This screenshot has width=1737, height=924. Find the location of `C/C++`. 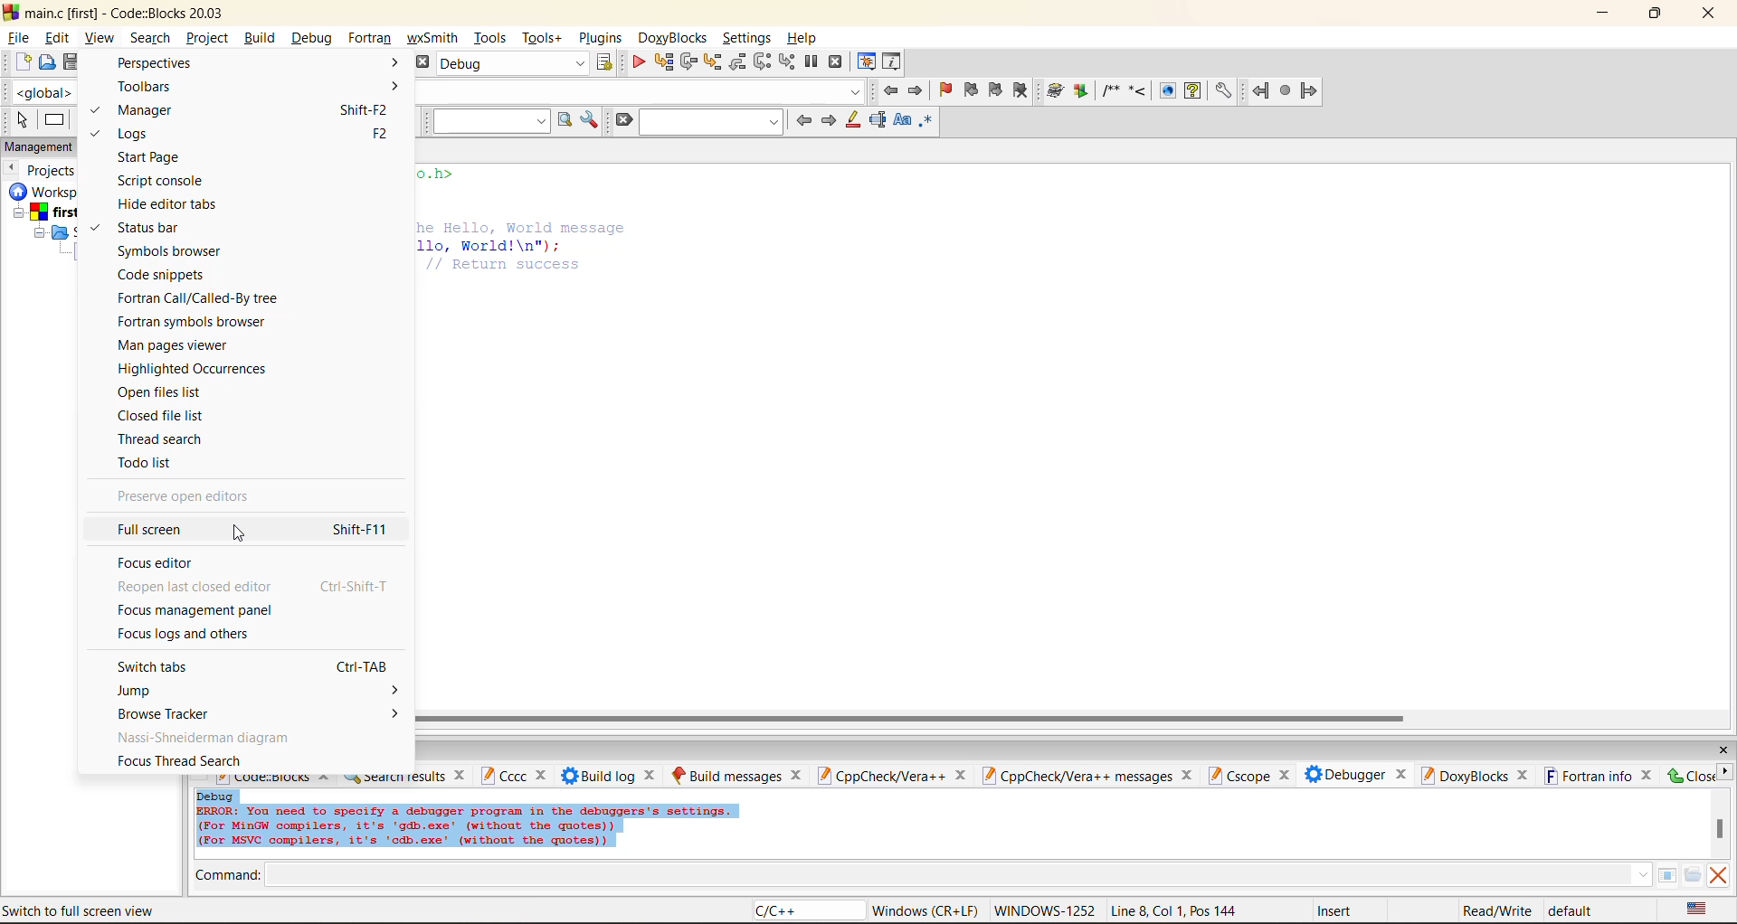

C/C++ is located at coordinates (786, 911).